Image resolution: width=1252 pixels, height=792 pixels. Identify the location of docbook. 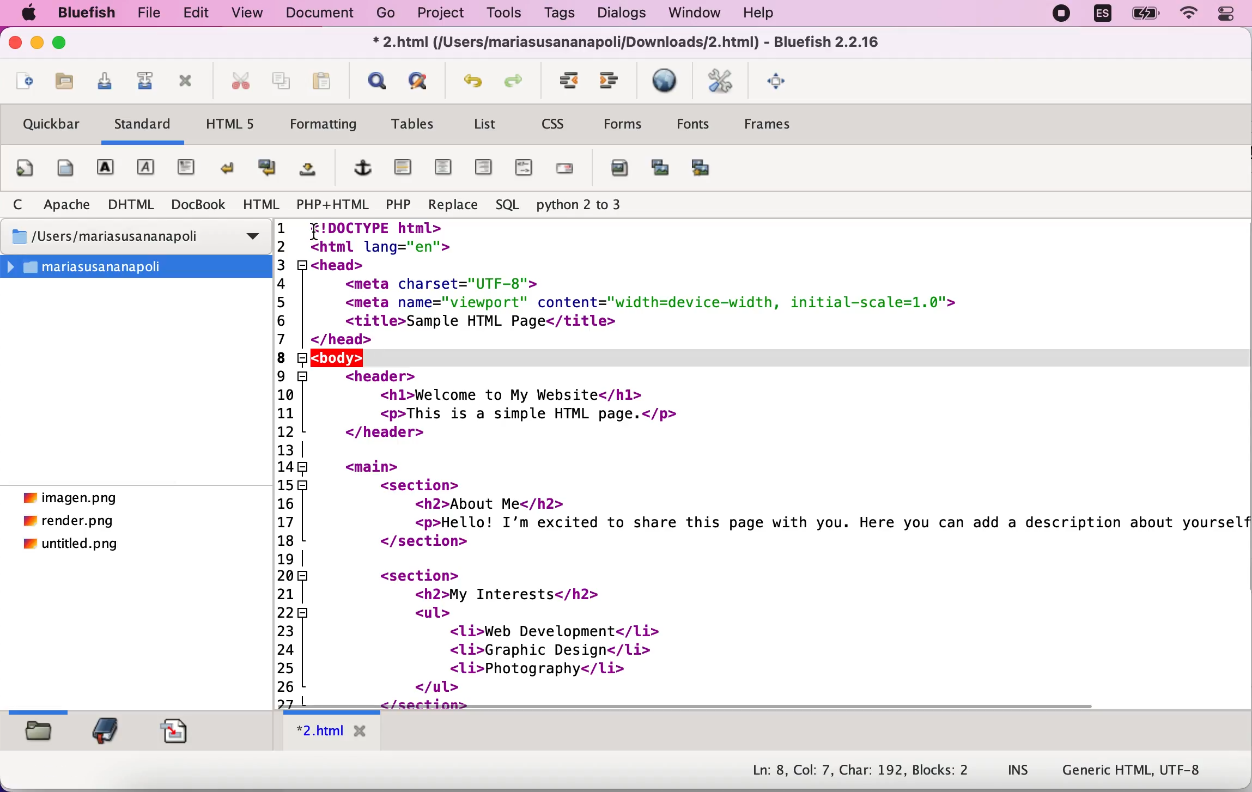
(196, 206).